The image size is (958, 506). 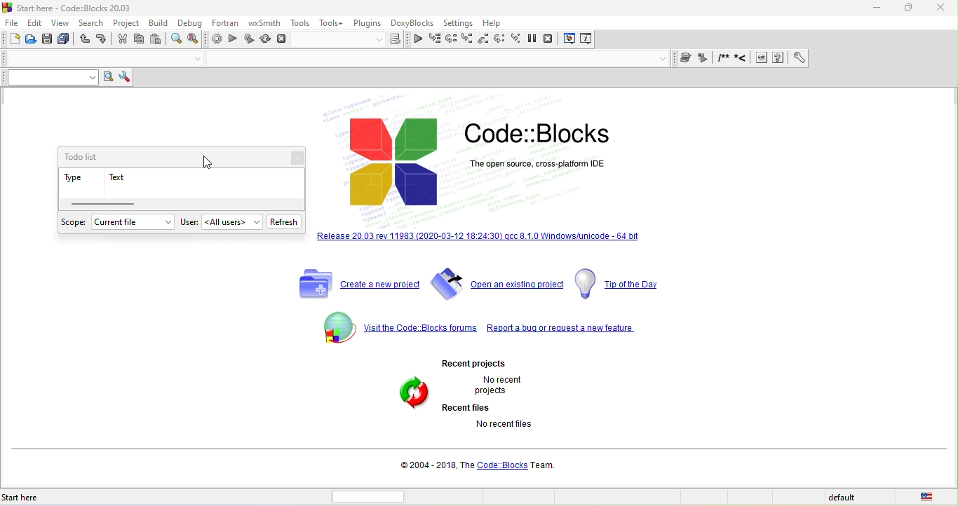 I want to click on cut, so click(x=121, y=41).